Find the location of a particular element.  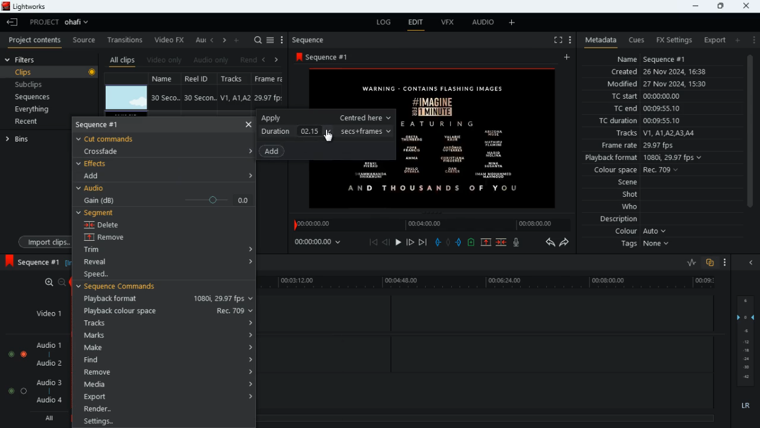

text is located at coordinates (369, 182).